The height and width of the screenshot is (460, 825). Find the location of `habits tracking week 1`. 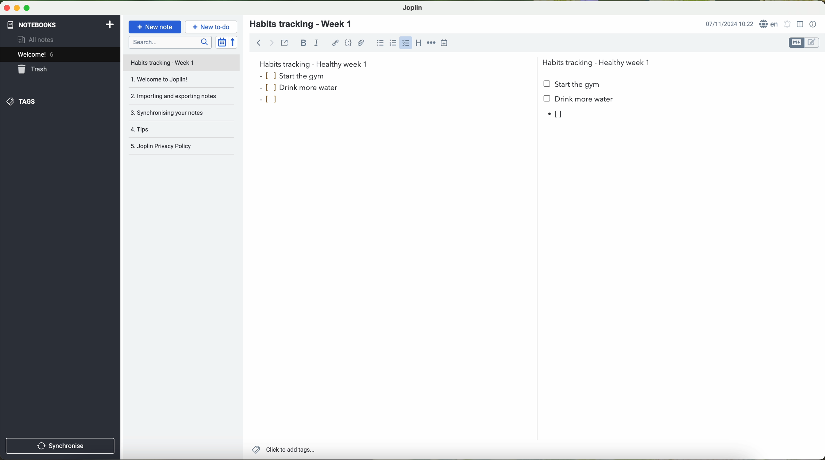

habits tracking week 1 is located at coordinates (314, 63).